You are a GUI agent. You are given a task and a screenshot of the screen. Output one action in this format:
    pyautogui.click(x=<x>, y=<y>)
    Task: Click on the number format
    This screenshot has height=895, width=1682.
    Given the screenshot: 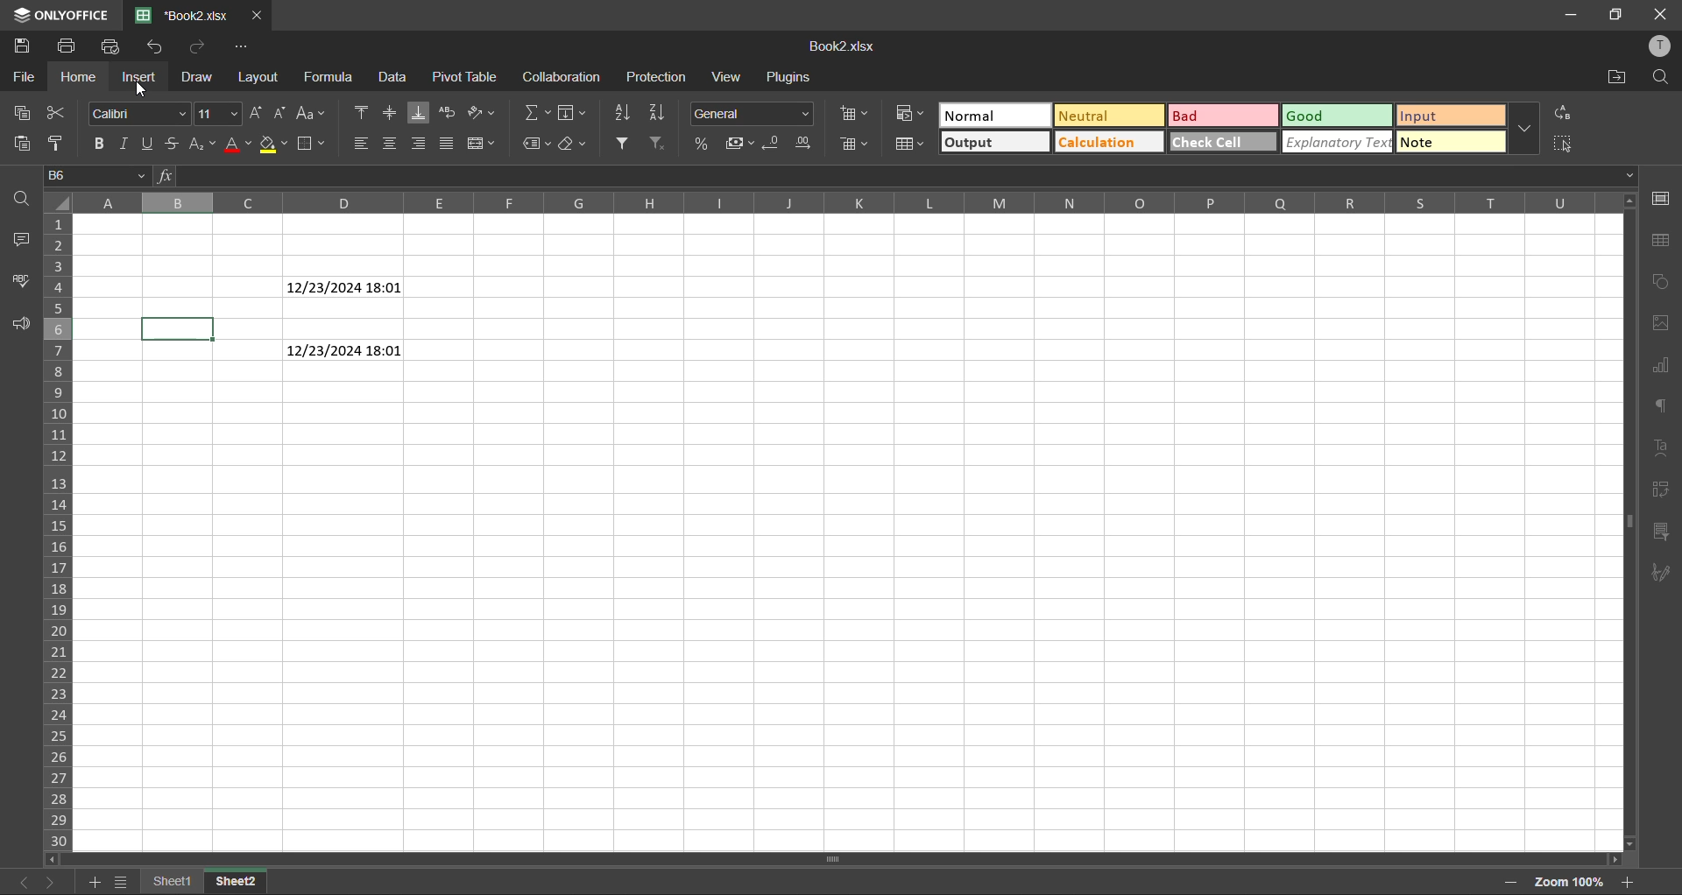 What is the action you would take?
    pyautogui.click(x=750, y=113)
    